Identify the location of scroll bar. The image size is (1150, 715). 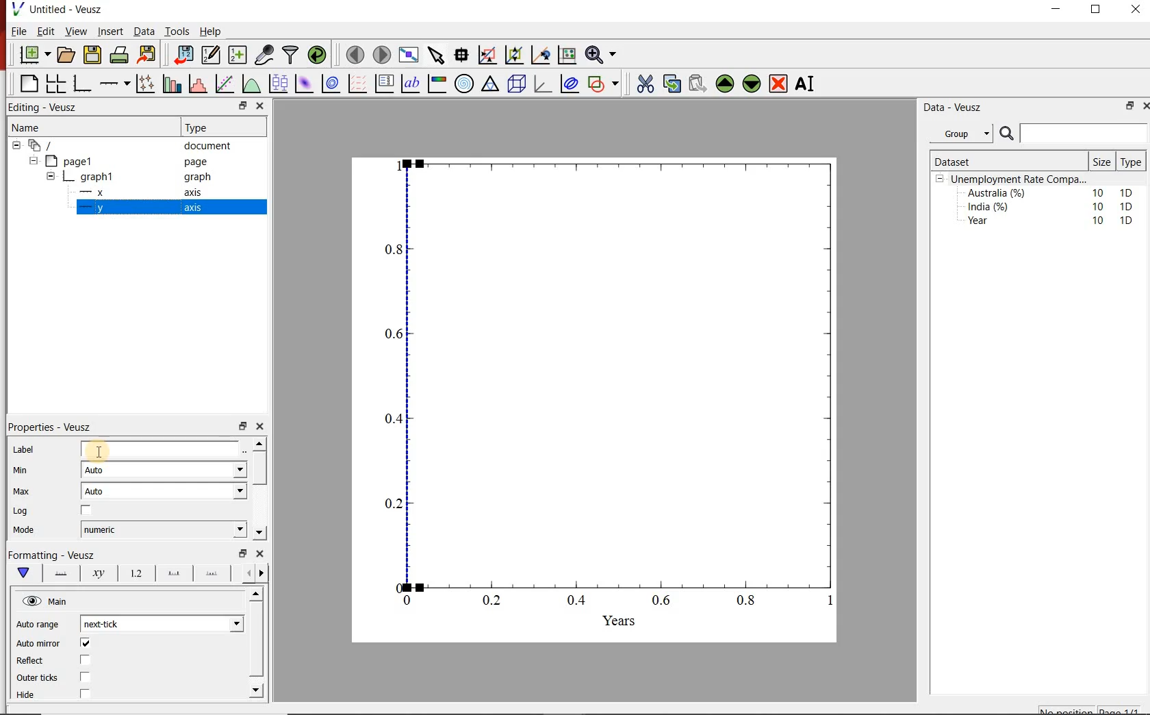
(257, 639).